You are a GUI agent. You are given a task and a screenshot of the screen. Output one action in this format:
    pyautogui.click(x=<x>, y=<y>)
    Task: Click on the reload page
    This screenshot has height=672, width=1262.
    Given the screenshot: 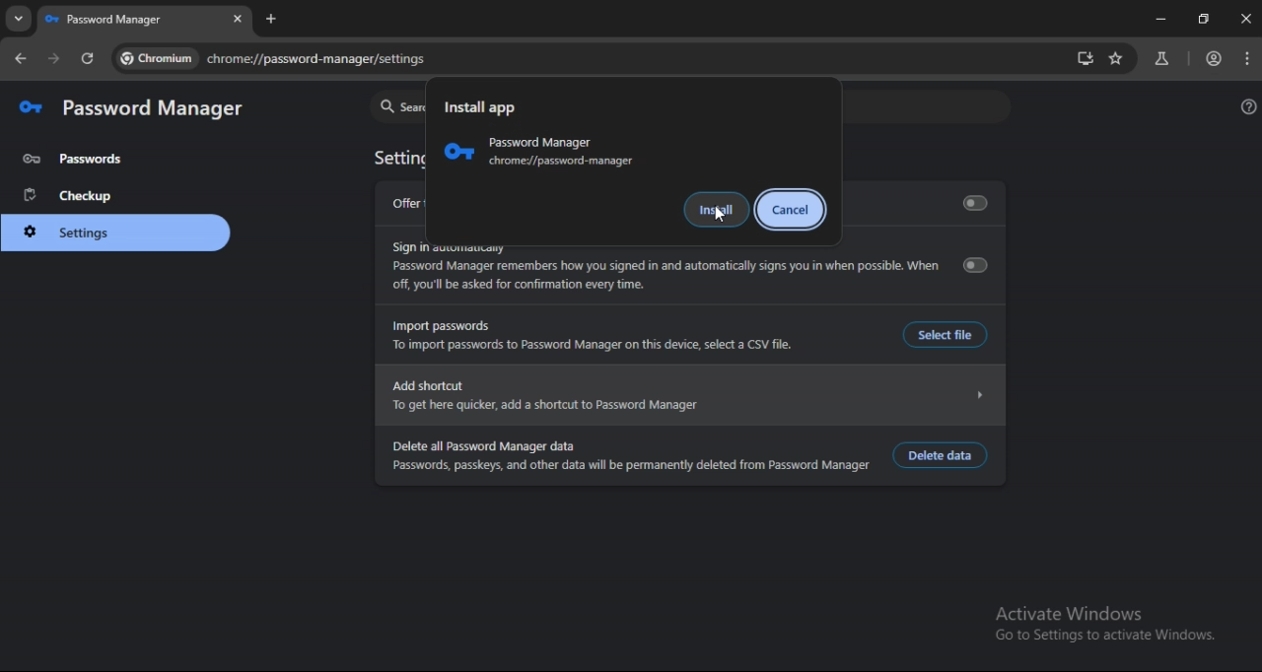 What is the action you would take?
    pyautogui.click(x=89, y=62)
    